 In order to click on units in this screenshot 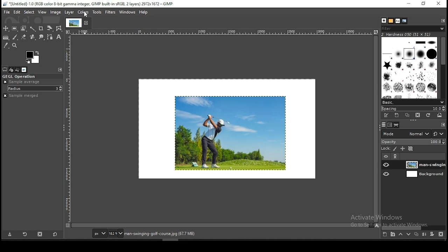, I will do `click(101, 233)`.